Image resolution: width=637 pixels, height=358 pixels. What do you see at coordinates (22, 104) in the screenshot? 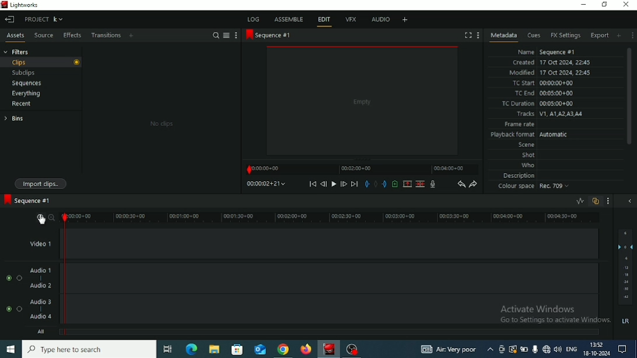
I see `Recent` at bounding box center [22, 104].